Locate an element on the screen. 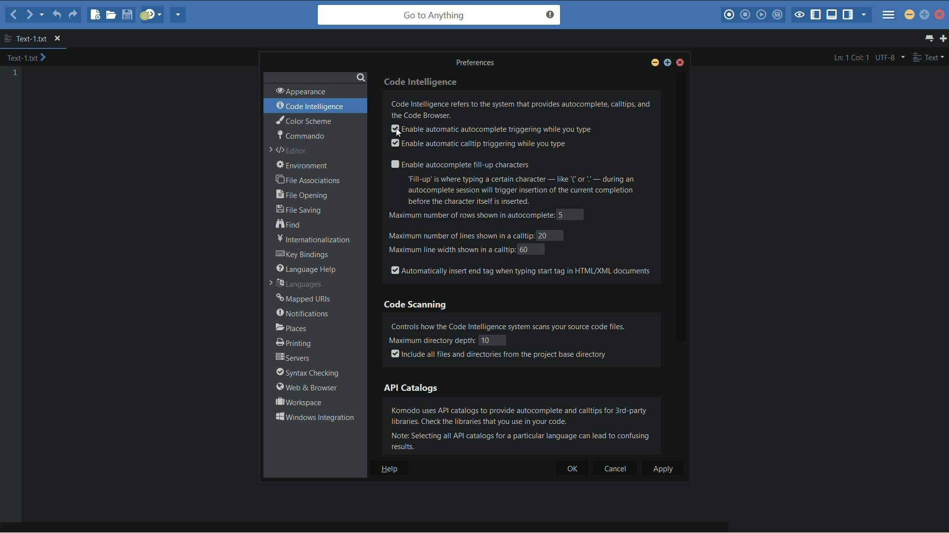 Image resolution: width=949 pixels, height=533 pixels. internationalization is located at coordinates (311, 239).